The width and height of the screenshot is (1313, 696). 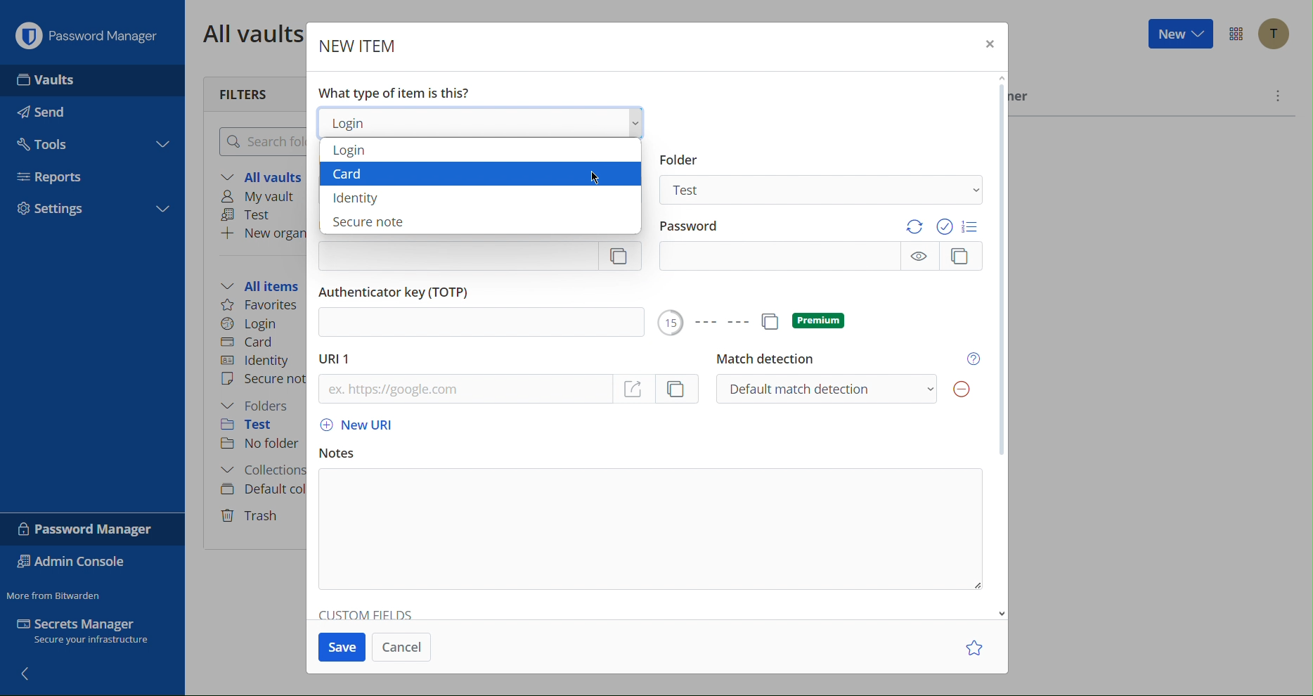 What do you see at coordinates (766, 359) in the screenshot?
I see `Match detection` at bounding box center [766, 359].